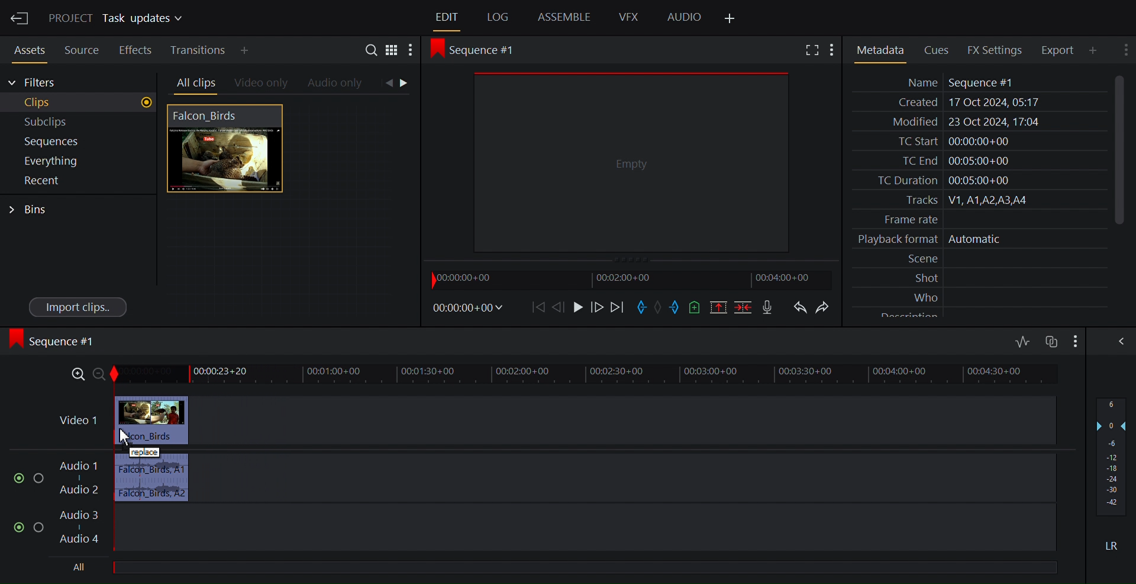 The width and height of the screenshot is (1136, 584). I want to click on Solo thistrack, so click(41, 479).